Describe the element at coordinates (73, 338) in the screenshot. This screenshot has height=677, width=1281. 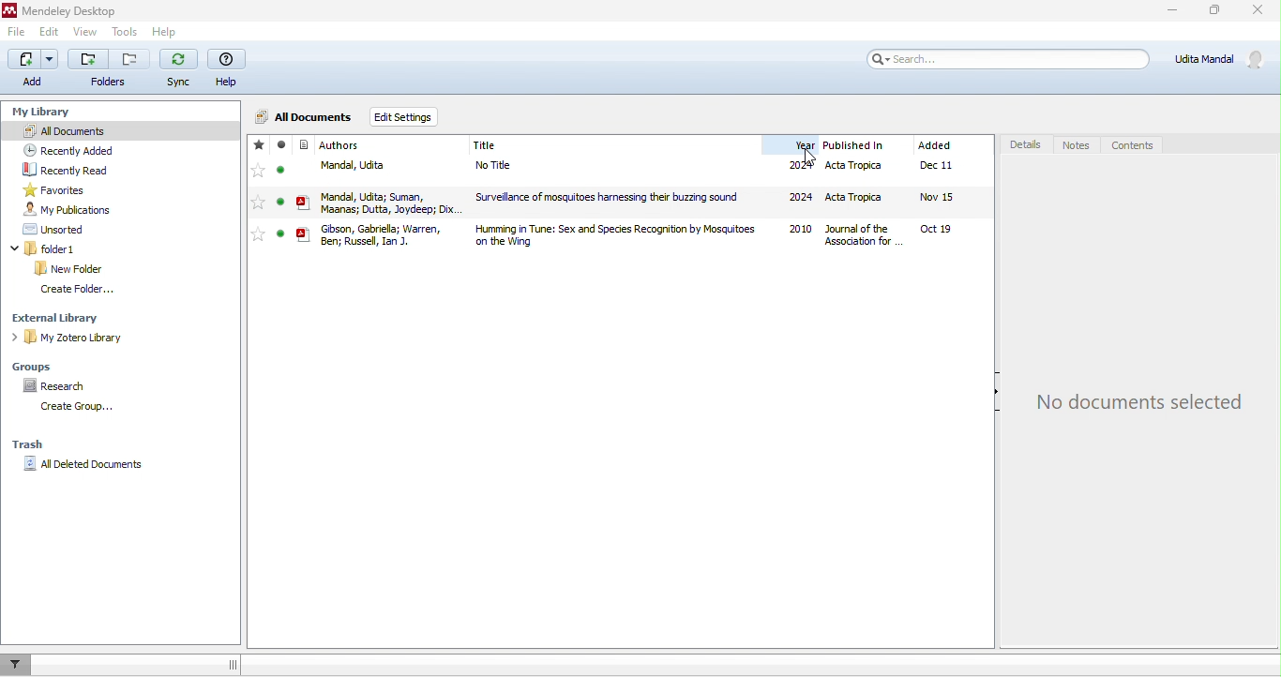
I see `my zotero library` at that location.